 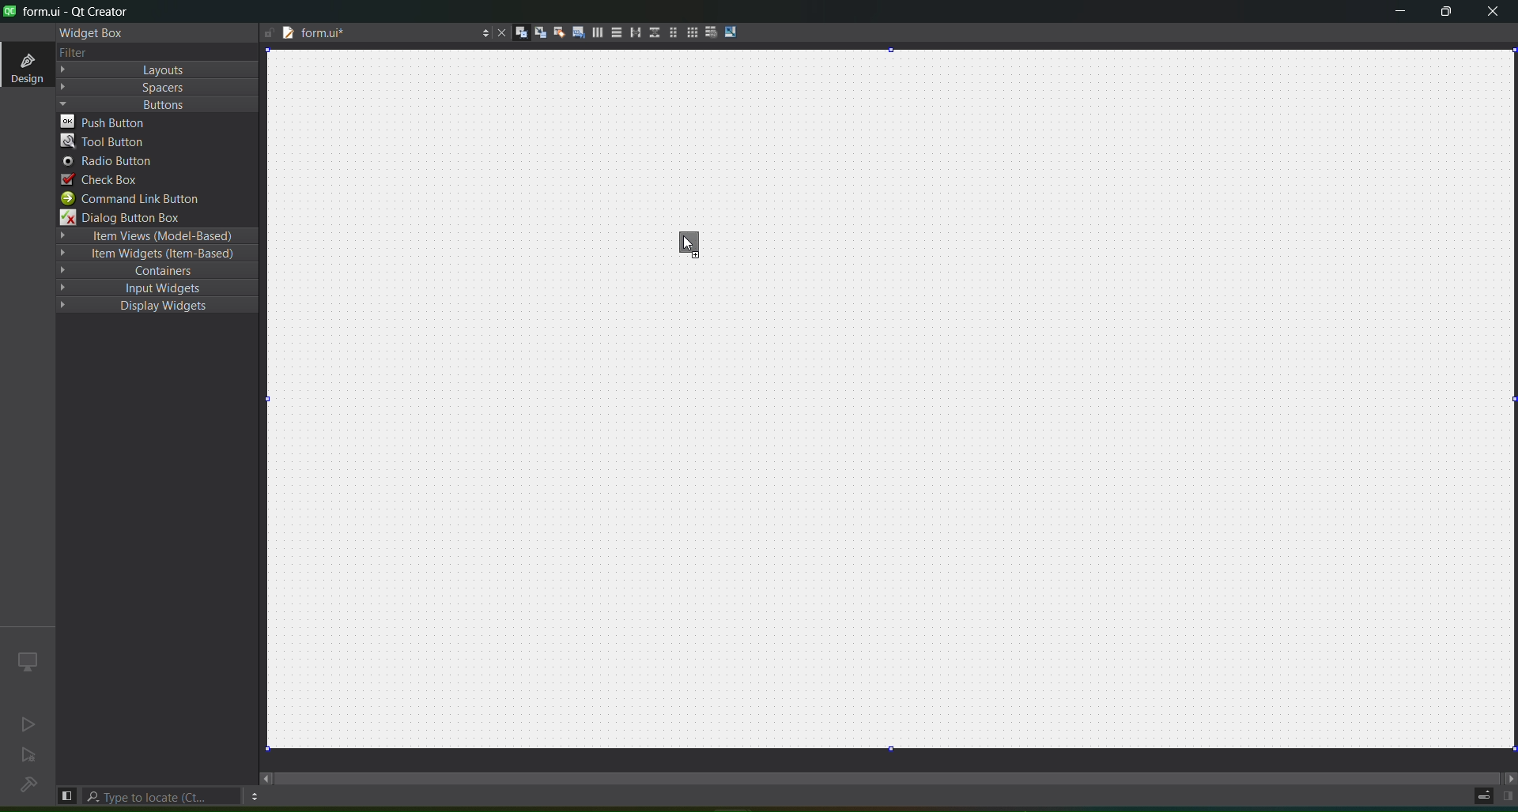 What do you see at coordinates (558, 31) in the screenshot?
I see `edit buddies` at bounding box center [558, 31].